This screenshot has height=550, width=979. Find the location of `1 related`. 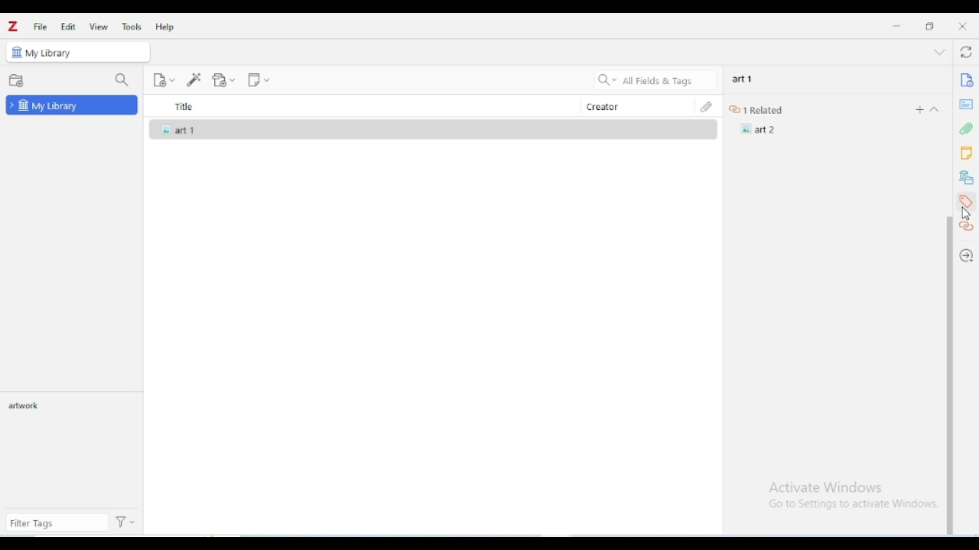

1 related is located at coordinates (759, 110).